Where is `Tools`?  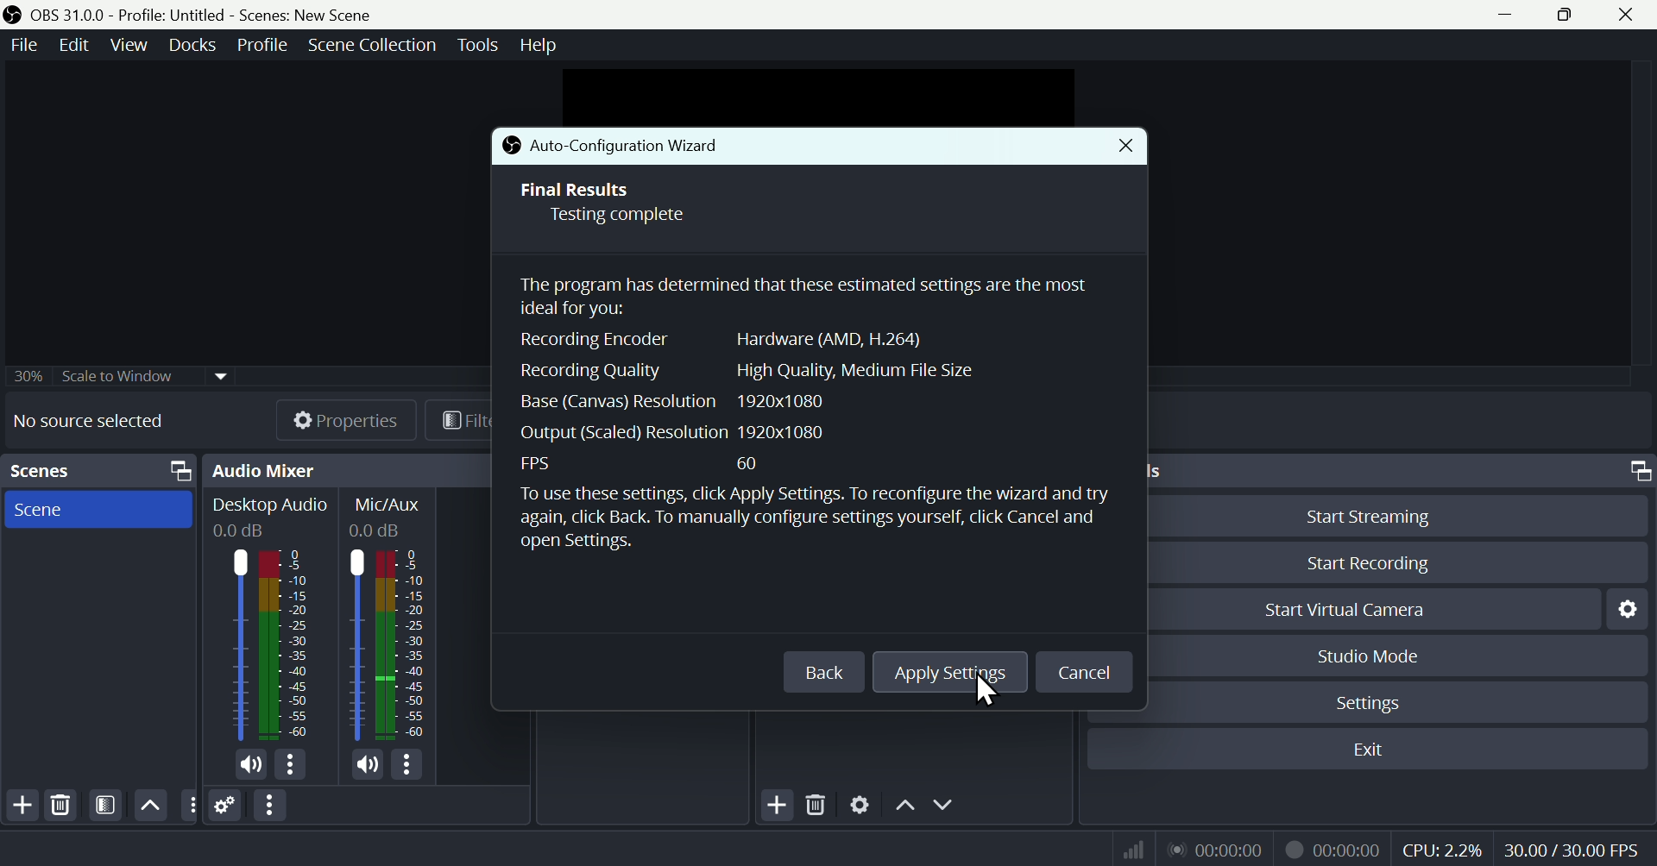 Tools is located at coordinates (481, 45).